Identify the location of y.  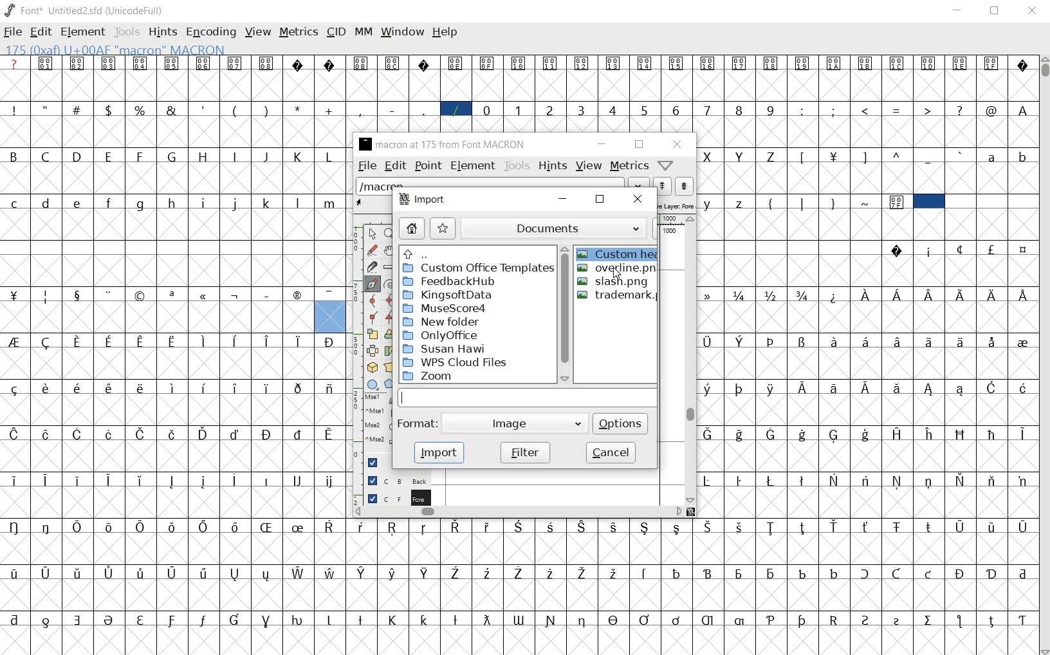
(709, 203).